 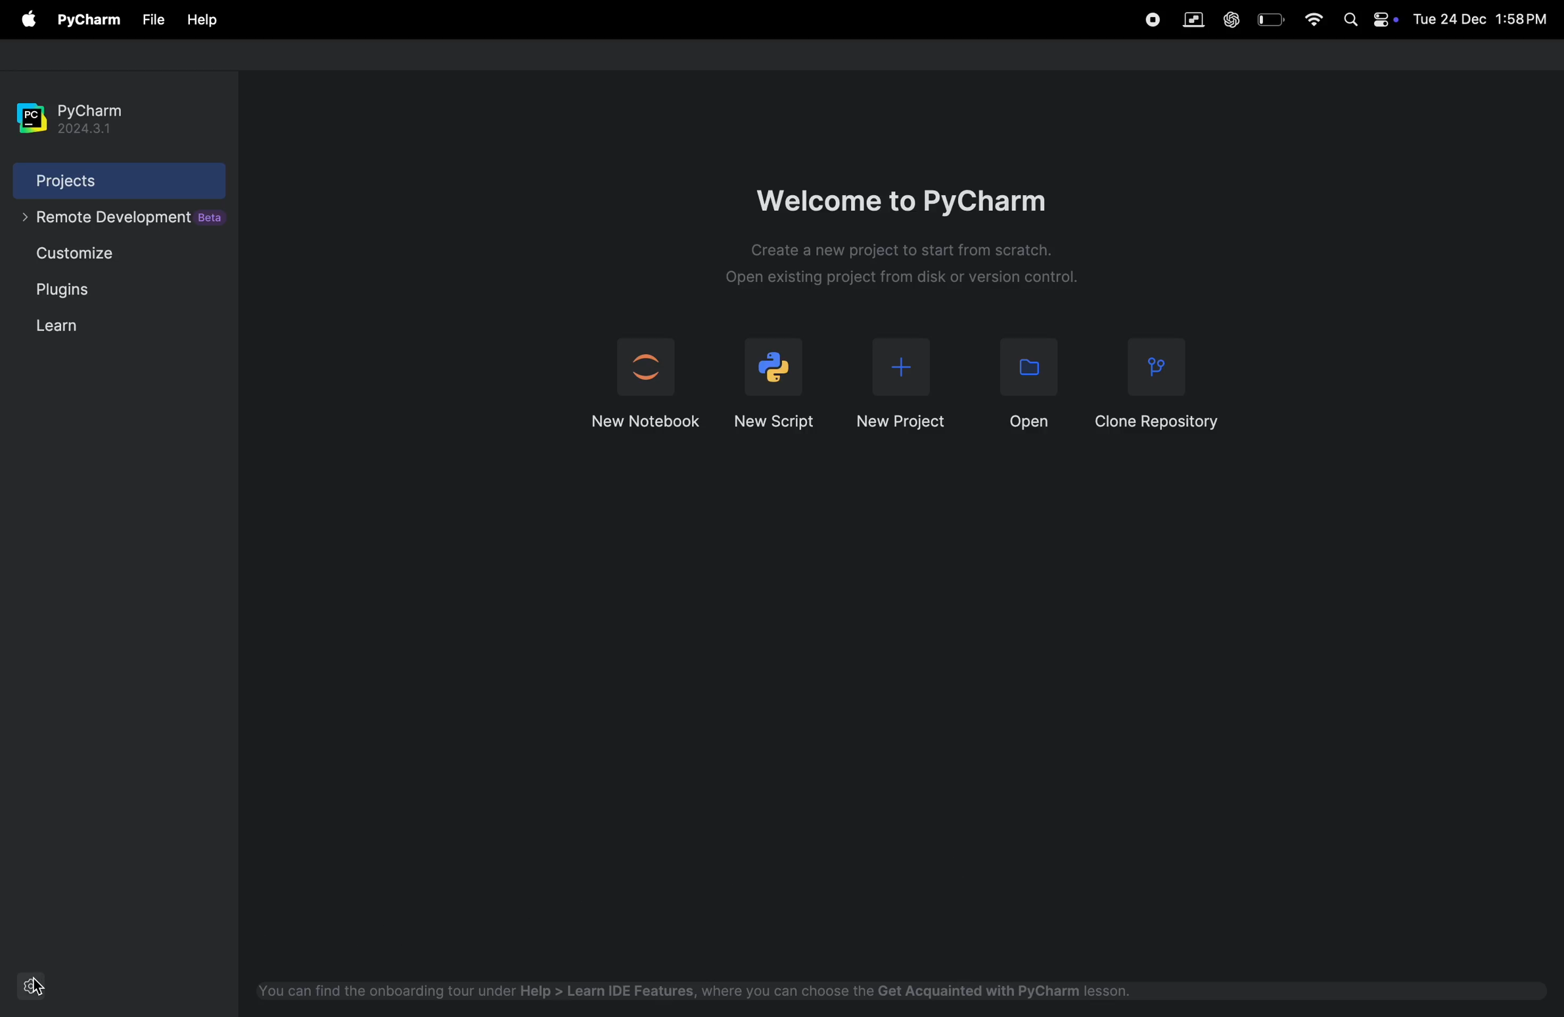 What do you see at coordinates (1479, 20) in the screenshot?
I see `Tue 24 Dec 1:58PM` at bounding box center [1479, 20].